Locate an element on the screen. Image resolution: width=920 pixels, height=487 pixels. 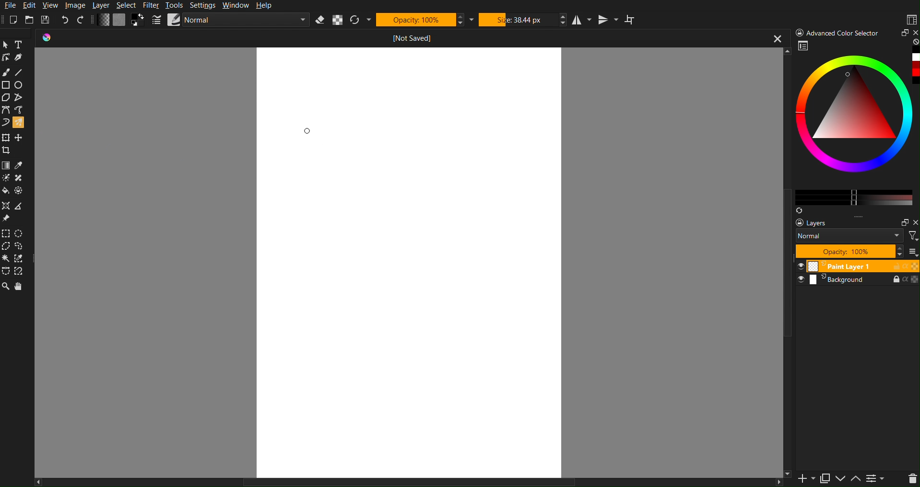
FIle is located at coordinates (11, 5).